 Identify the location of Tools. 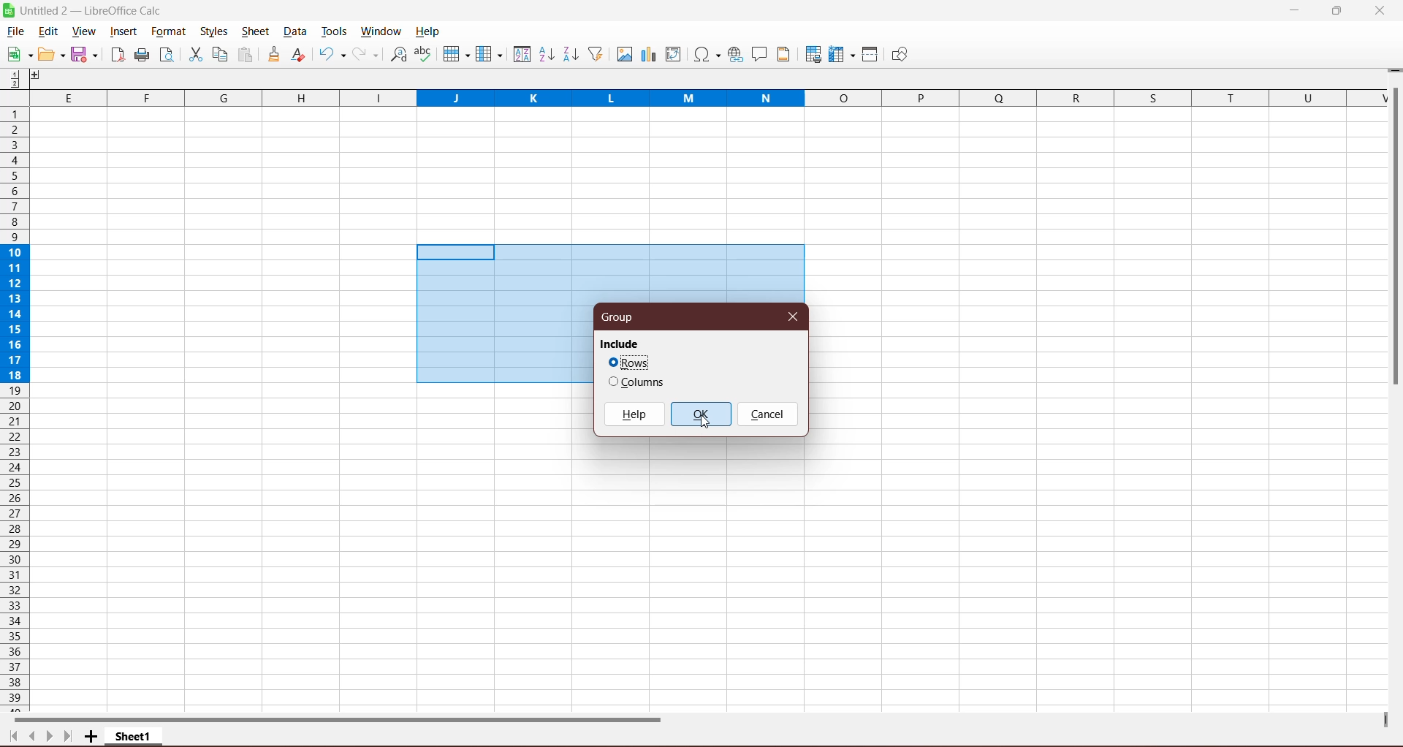
(335, 31).